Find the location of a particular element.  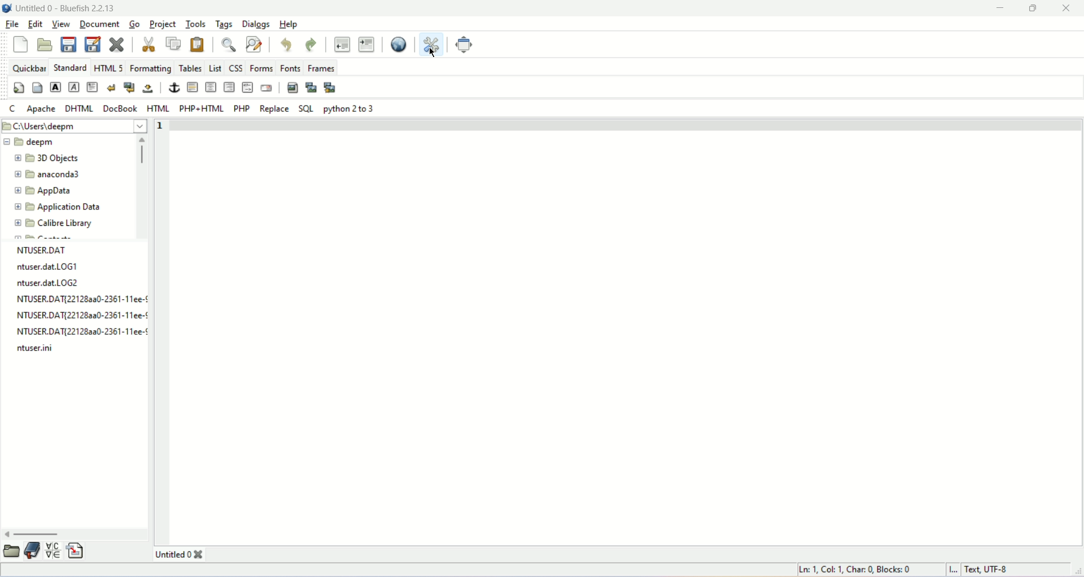

right justify is located at coordinates (228, 87).